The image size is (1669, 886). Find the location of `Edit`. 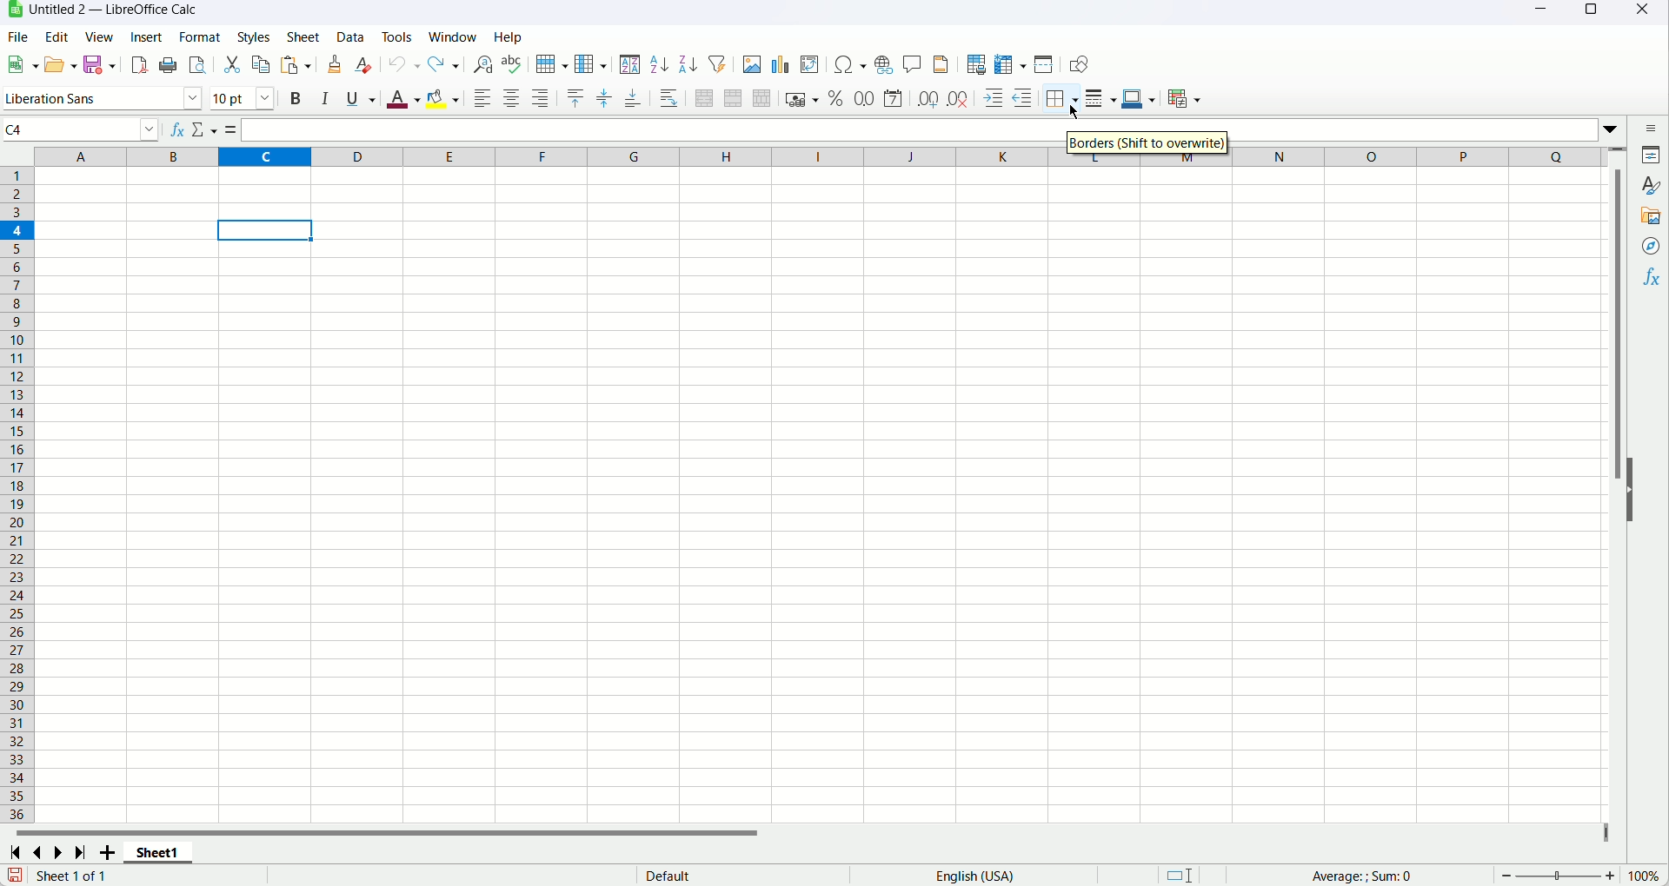

Edit is located at coordinates (56, 36).